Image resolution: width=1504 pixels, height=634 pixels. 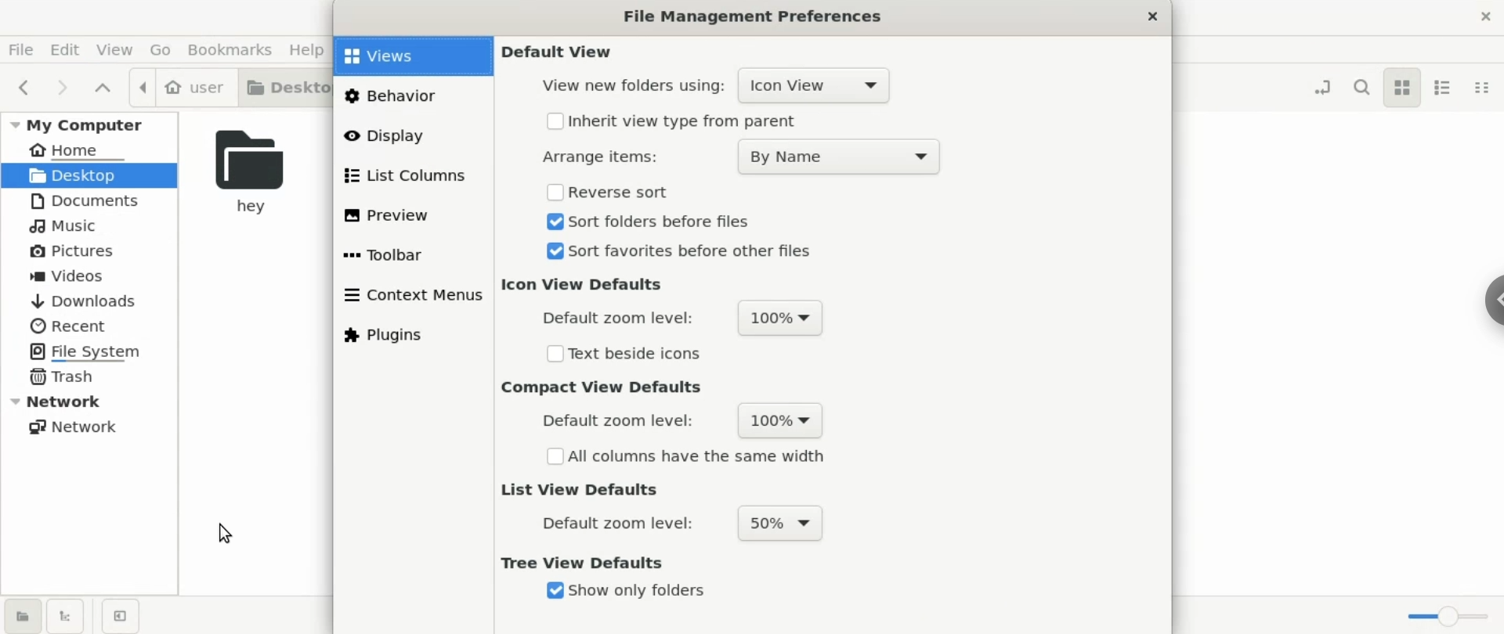 What do you see at coordinates (386, 254) in the screenshot?
I see `toolbar` at bounding box center [386, 254].